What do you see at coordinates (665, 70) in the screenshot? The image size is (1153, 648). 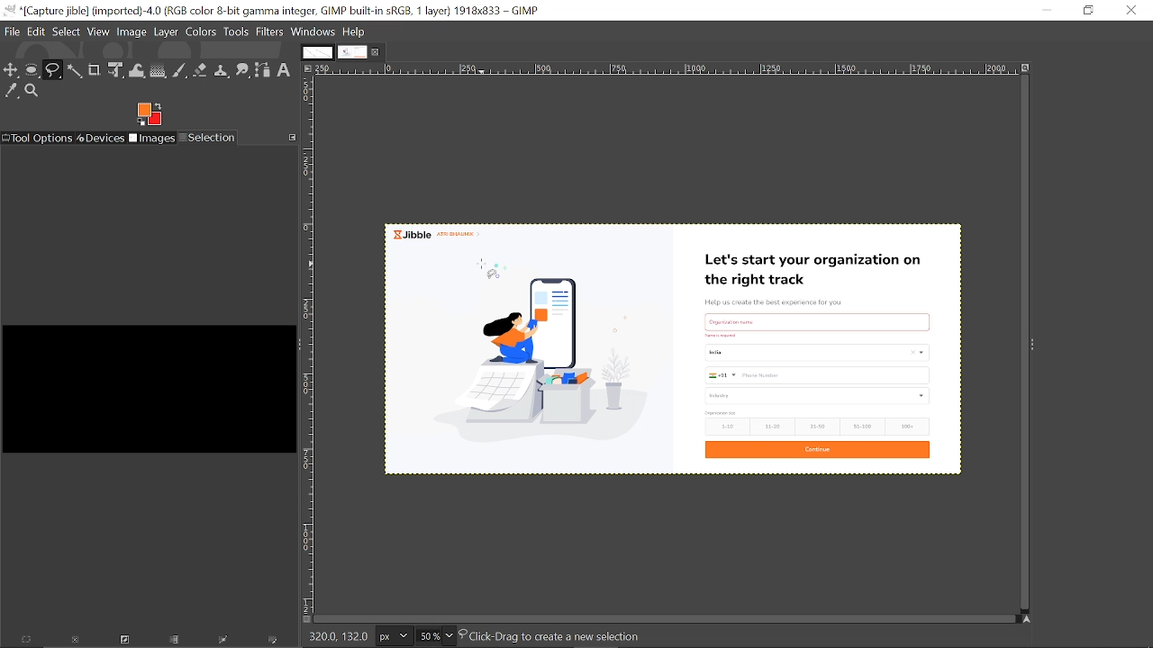 I see `Horizontal label` at bounding box center [665, 70].